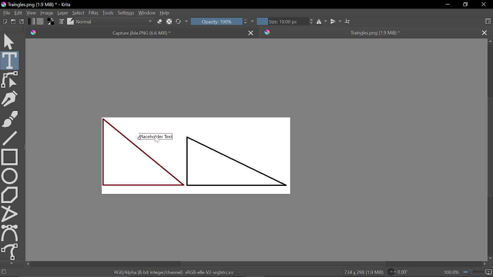 The height and width of the screenshot is (277, 493). What do you see at coordinates (446, 5) in the screenshot?
I see `Minimize` at bounding box center [446, 5].